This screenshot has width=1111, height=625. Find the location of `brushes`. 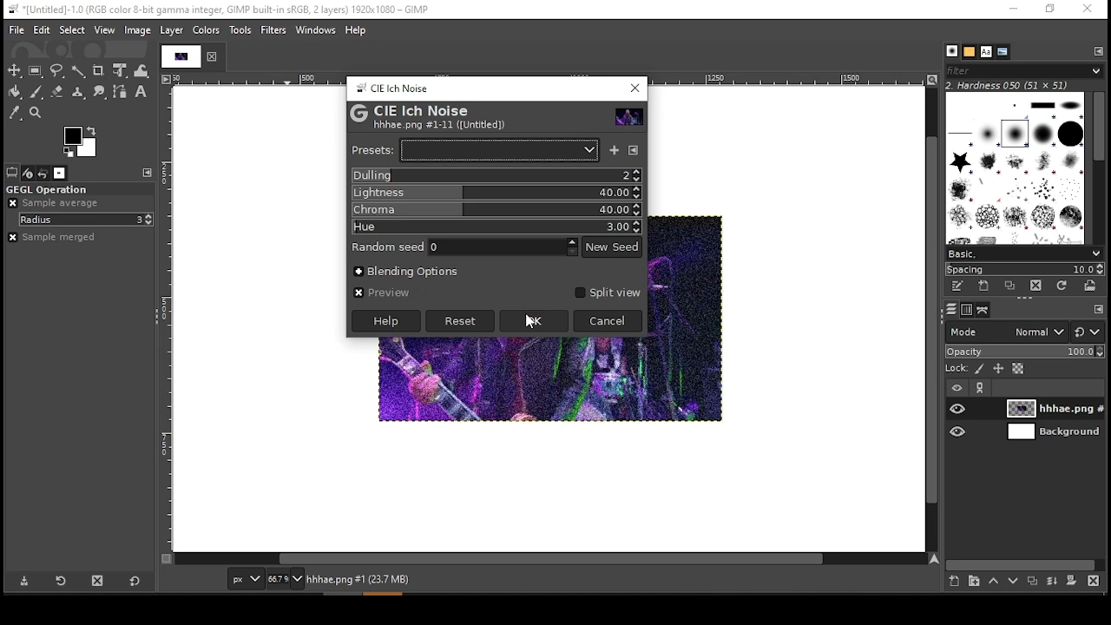

brushes is located at coordinates (953, 51).